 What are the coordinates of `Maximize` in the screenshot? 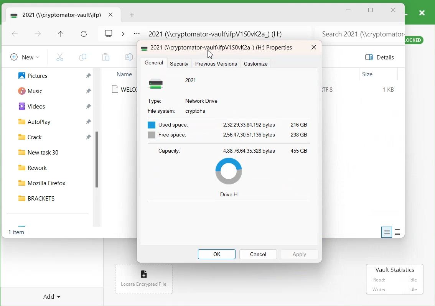 It's located at (371, 11).